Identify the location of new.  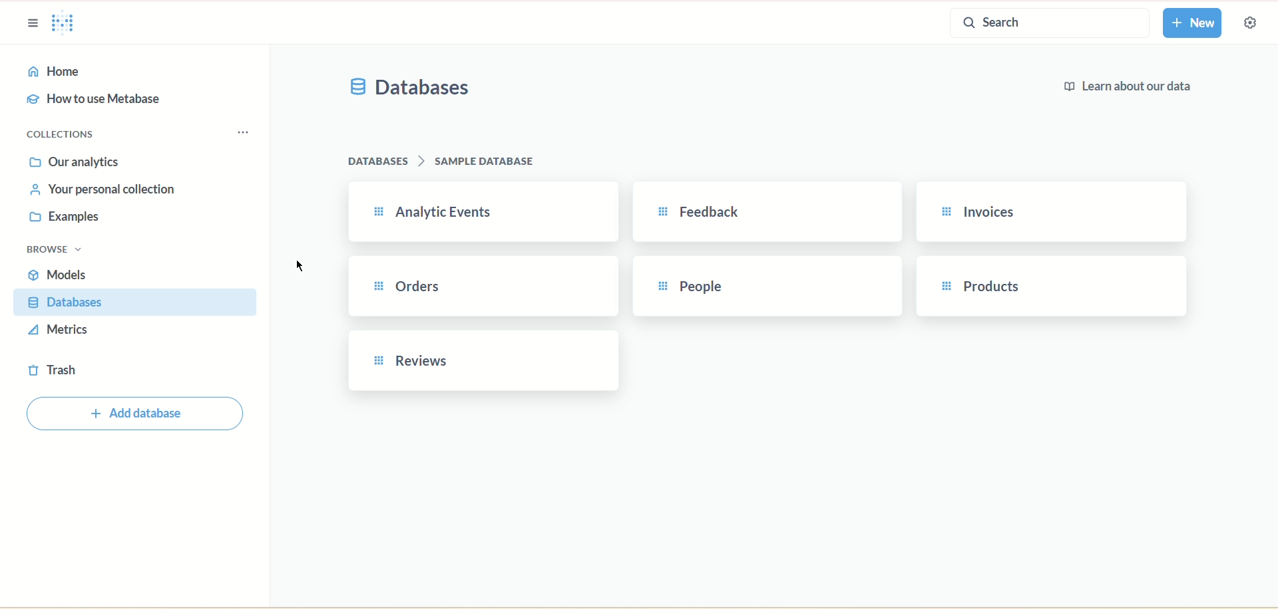
(1192, 23).